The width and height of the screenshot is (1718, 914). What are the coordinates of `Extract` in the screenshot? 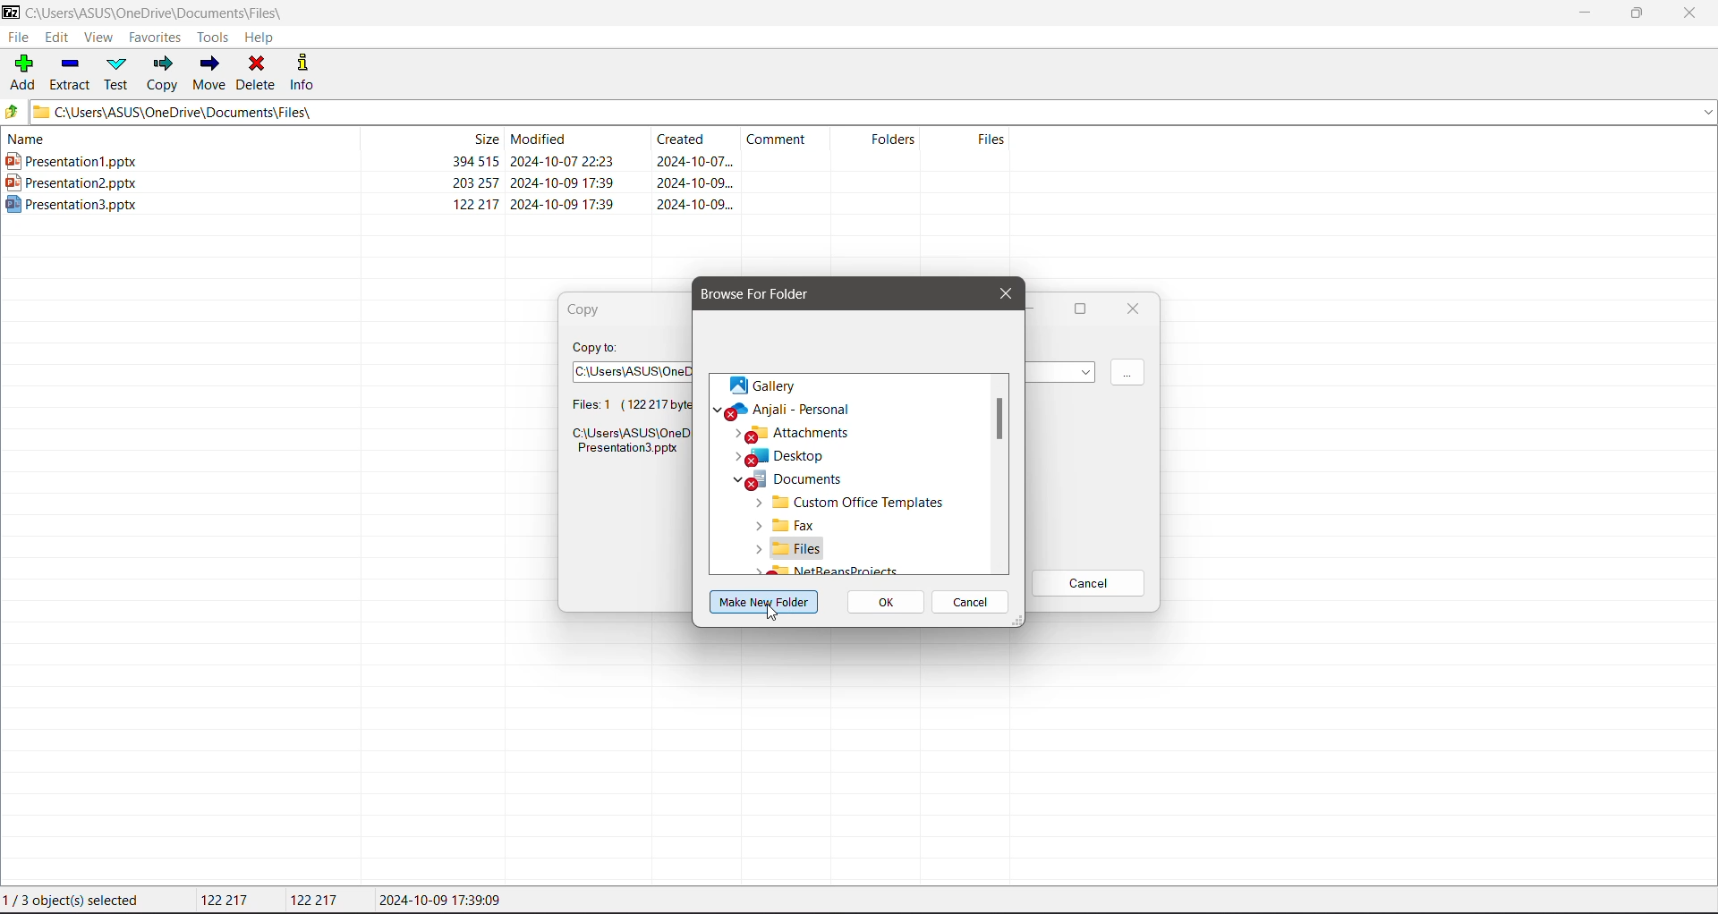 It's located at (71, 73).